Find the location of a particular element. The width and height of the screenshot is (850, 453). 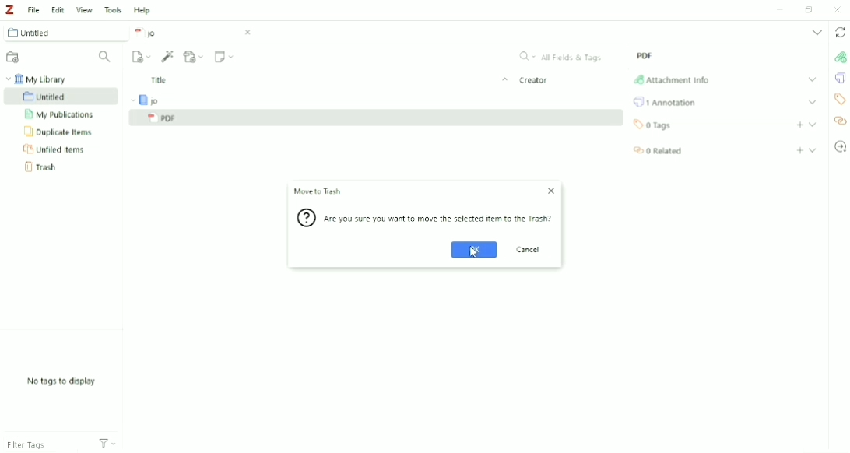

My Library is located at coordinates (37, 78).